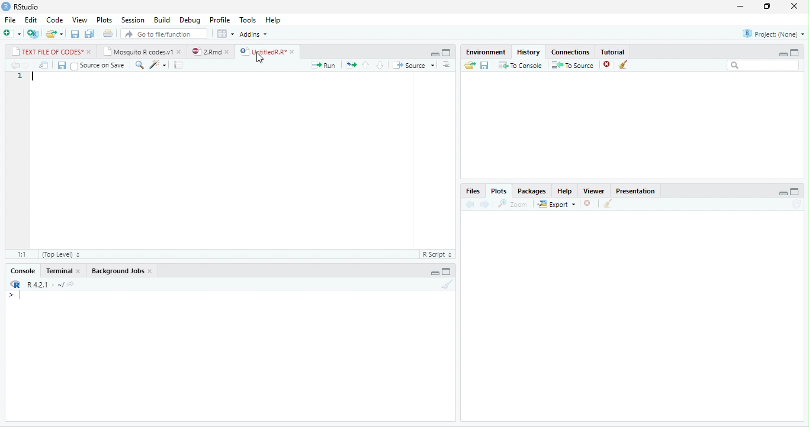  Describe the element at coordinates (54, 20) in the screenshot. I see `Code` at that location.